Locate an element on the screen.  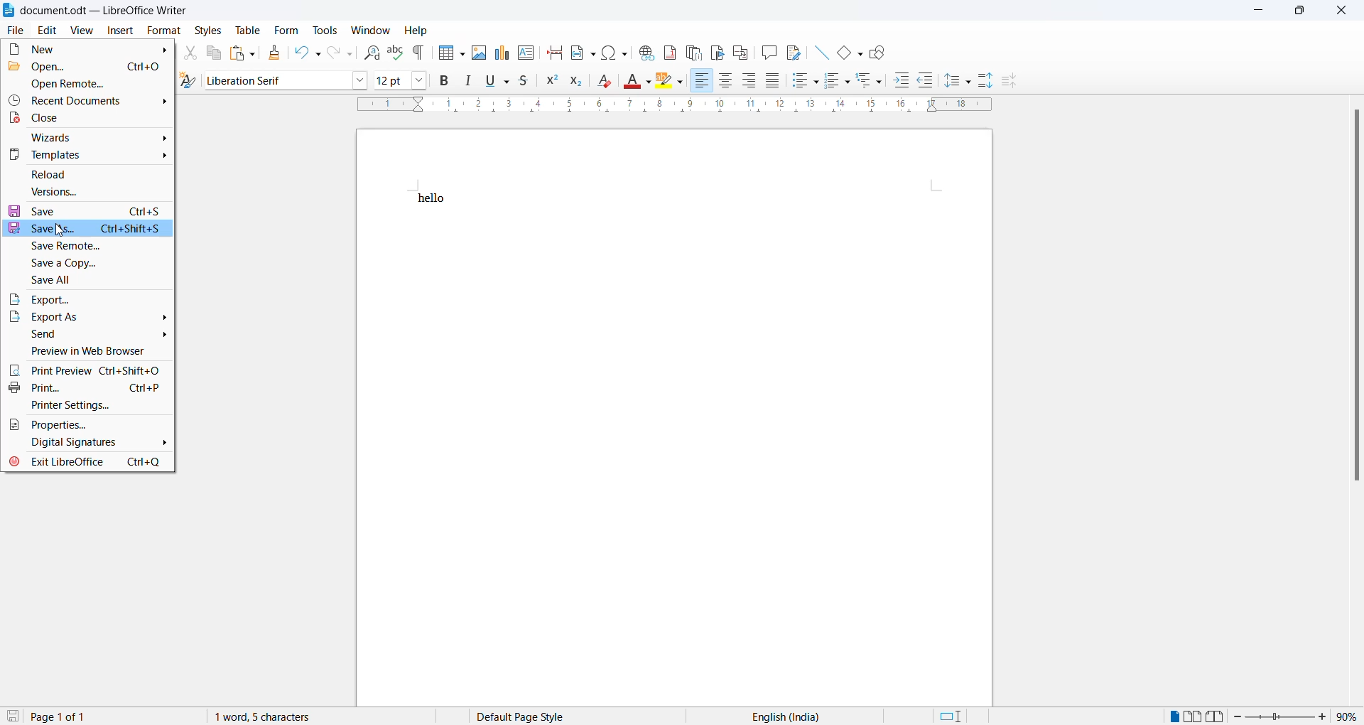
Insert rectangle is located at coordinates (850, 54).